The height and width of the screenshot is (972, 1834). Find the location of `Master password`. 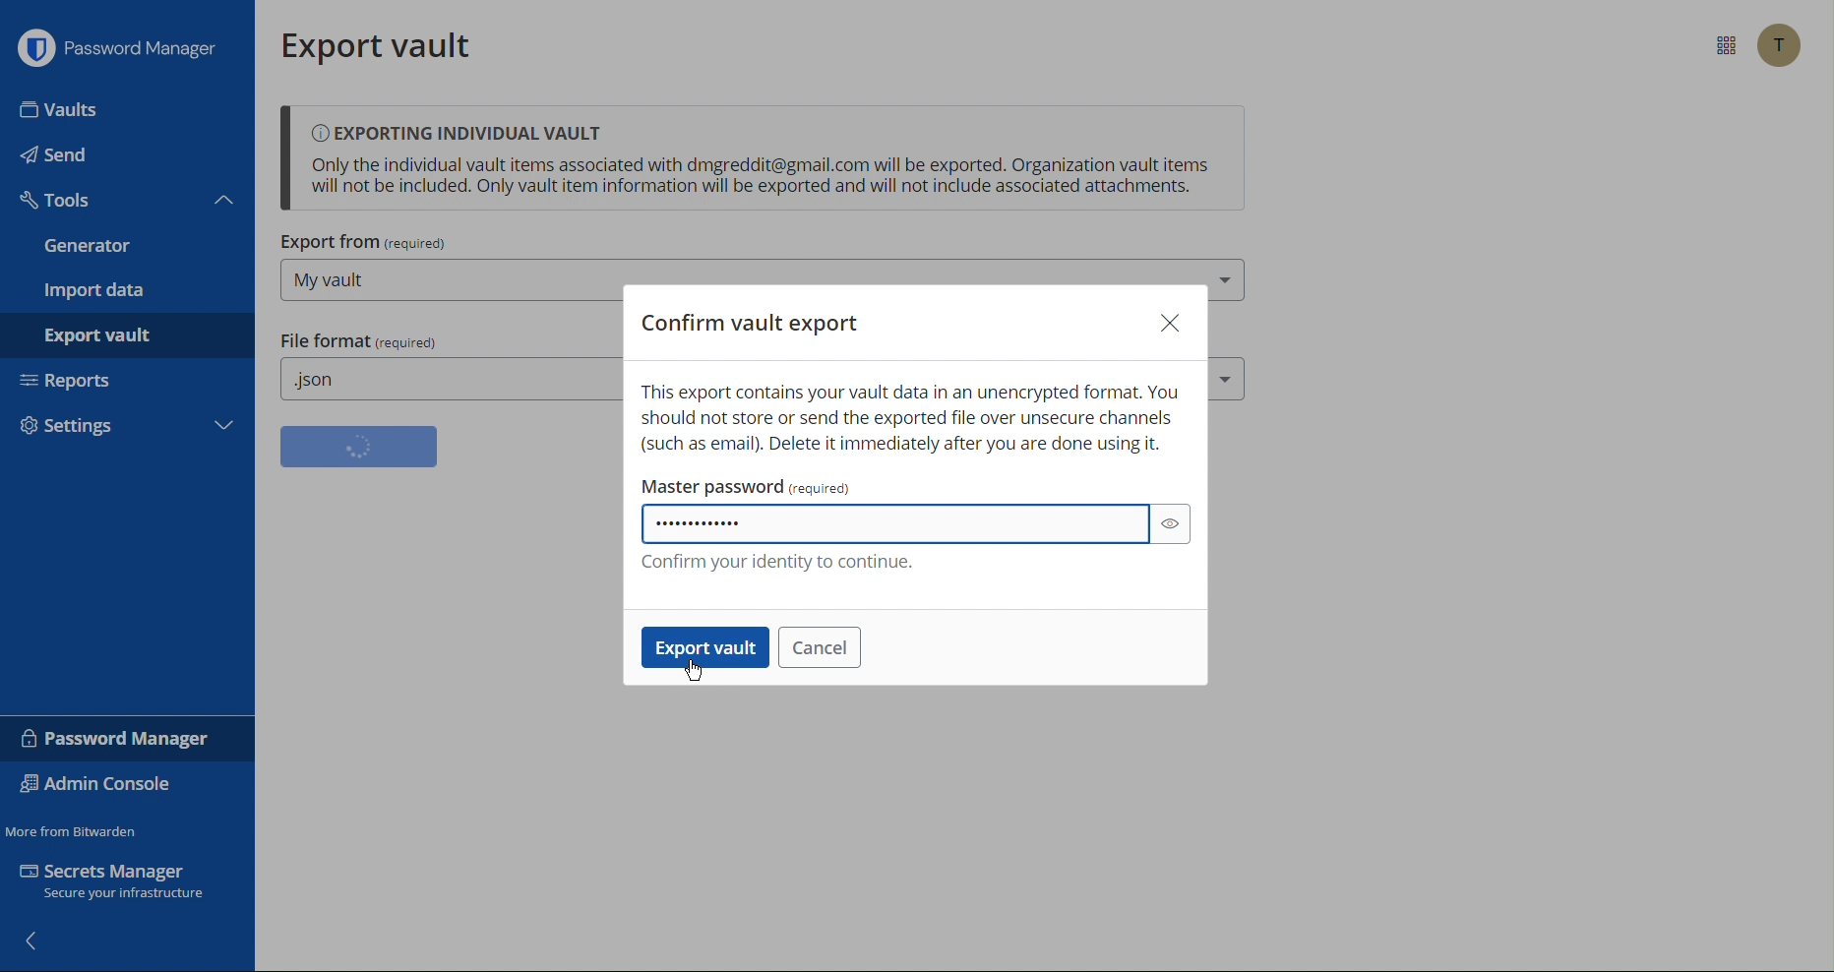

Master password is located at coordinates (750, 483).